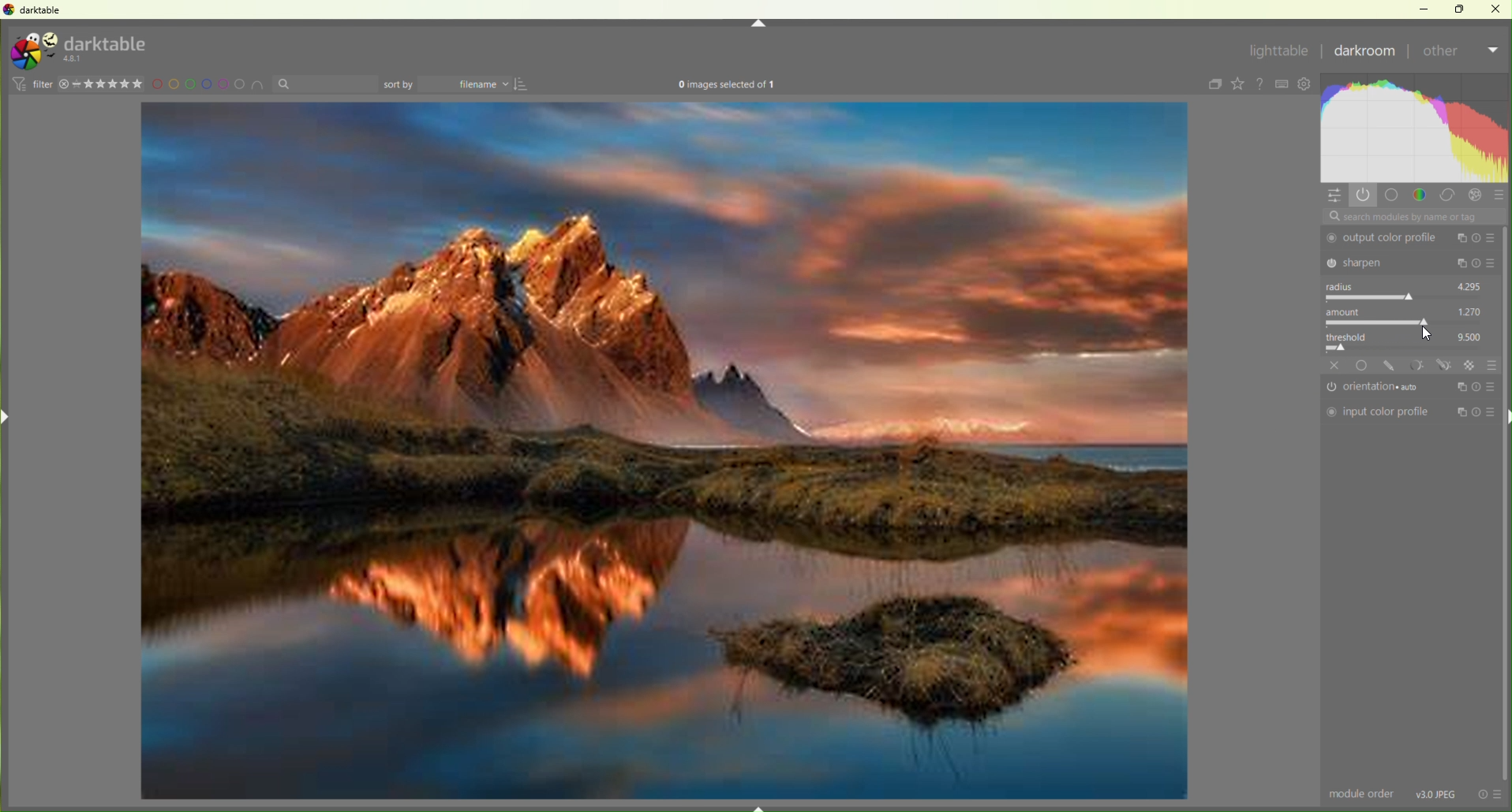  I want to click on base, so click(1363, 365).